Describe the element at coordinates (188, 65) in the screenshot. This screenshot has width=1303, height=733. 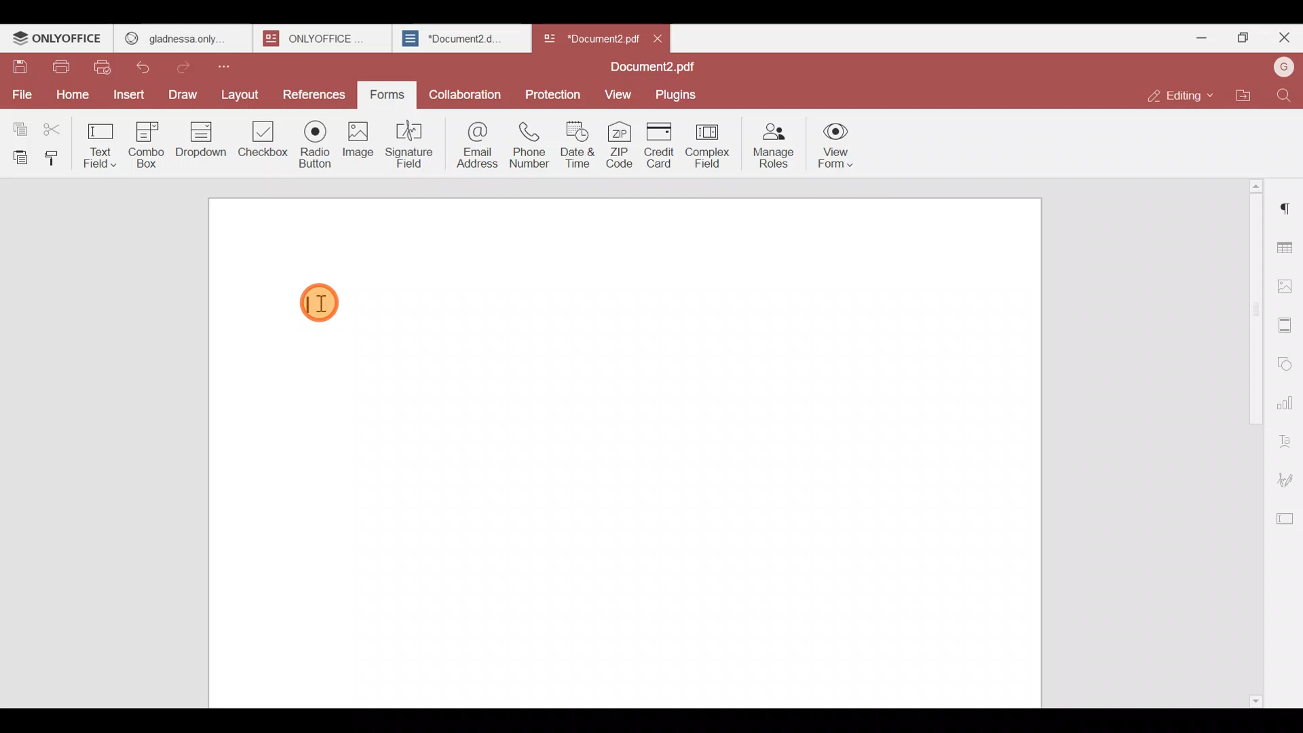
I see `Redo` at that location.